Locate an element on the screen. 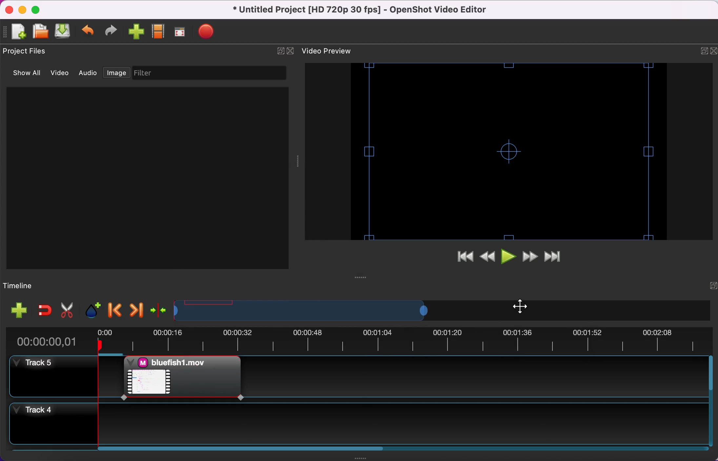  expand/hide is located at coordinates (708, 286).